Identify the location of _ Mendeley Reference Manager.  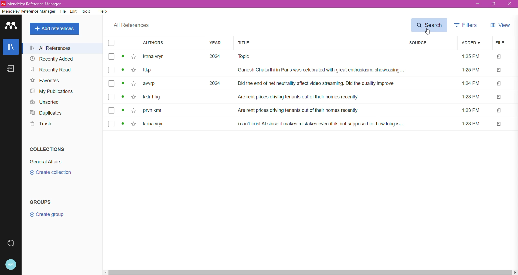
(33, 3).